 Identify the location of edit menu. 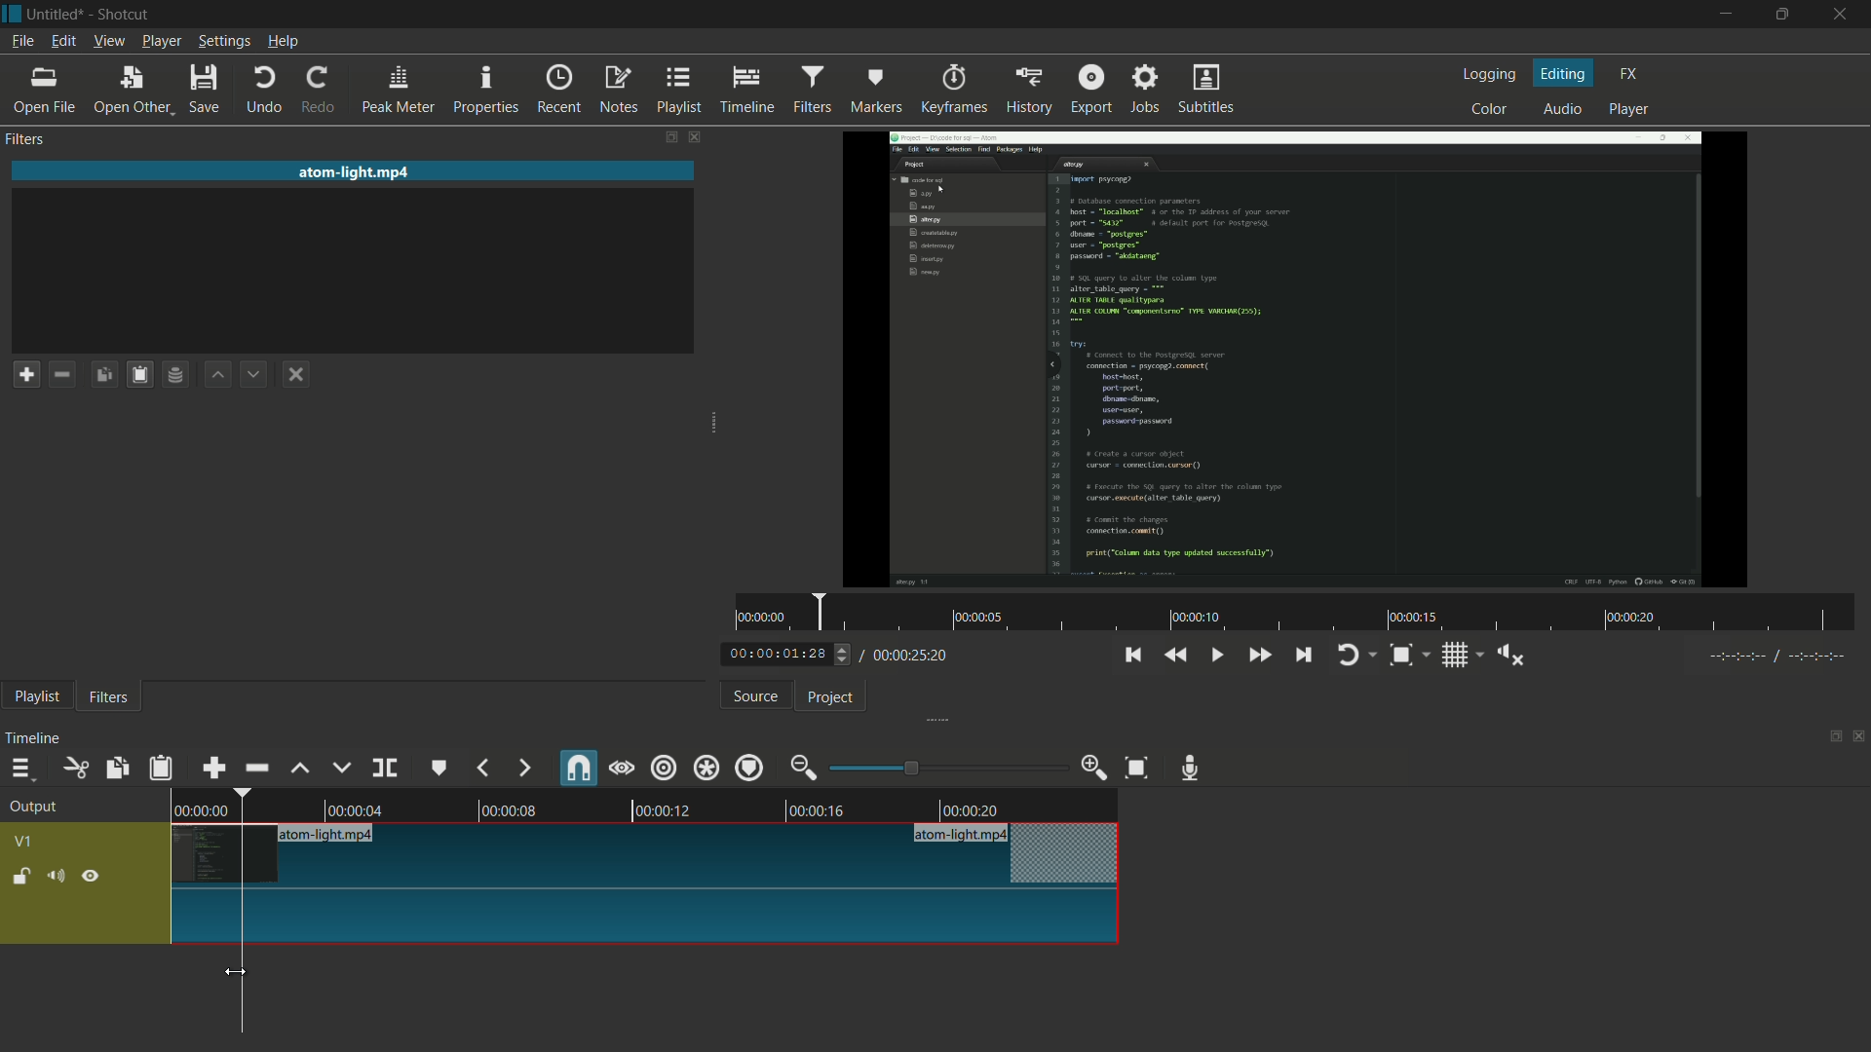
(62, 42).